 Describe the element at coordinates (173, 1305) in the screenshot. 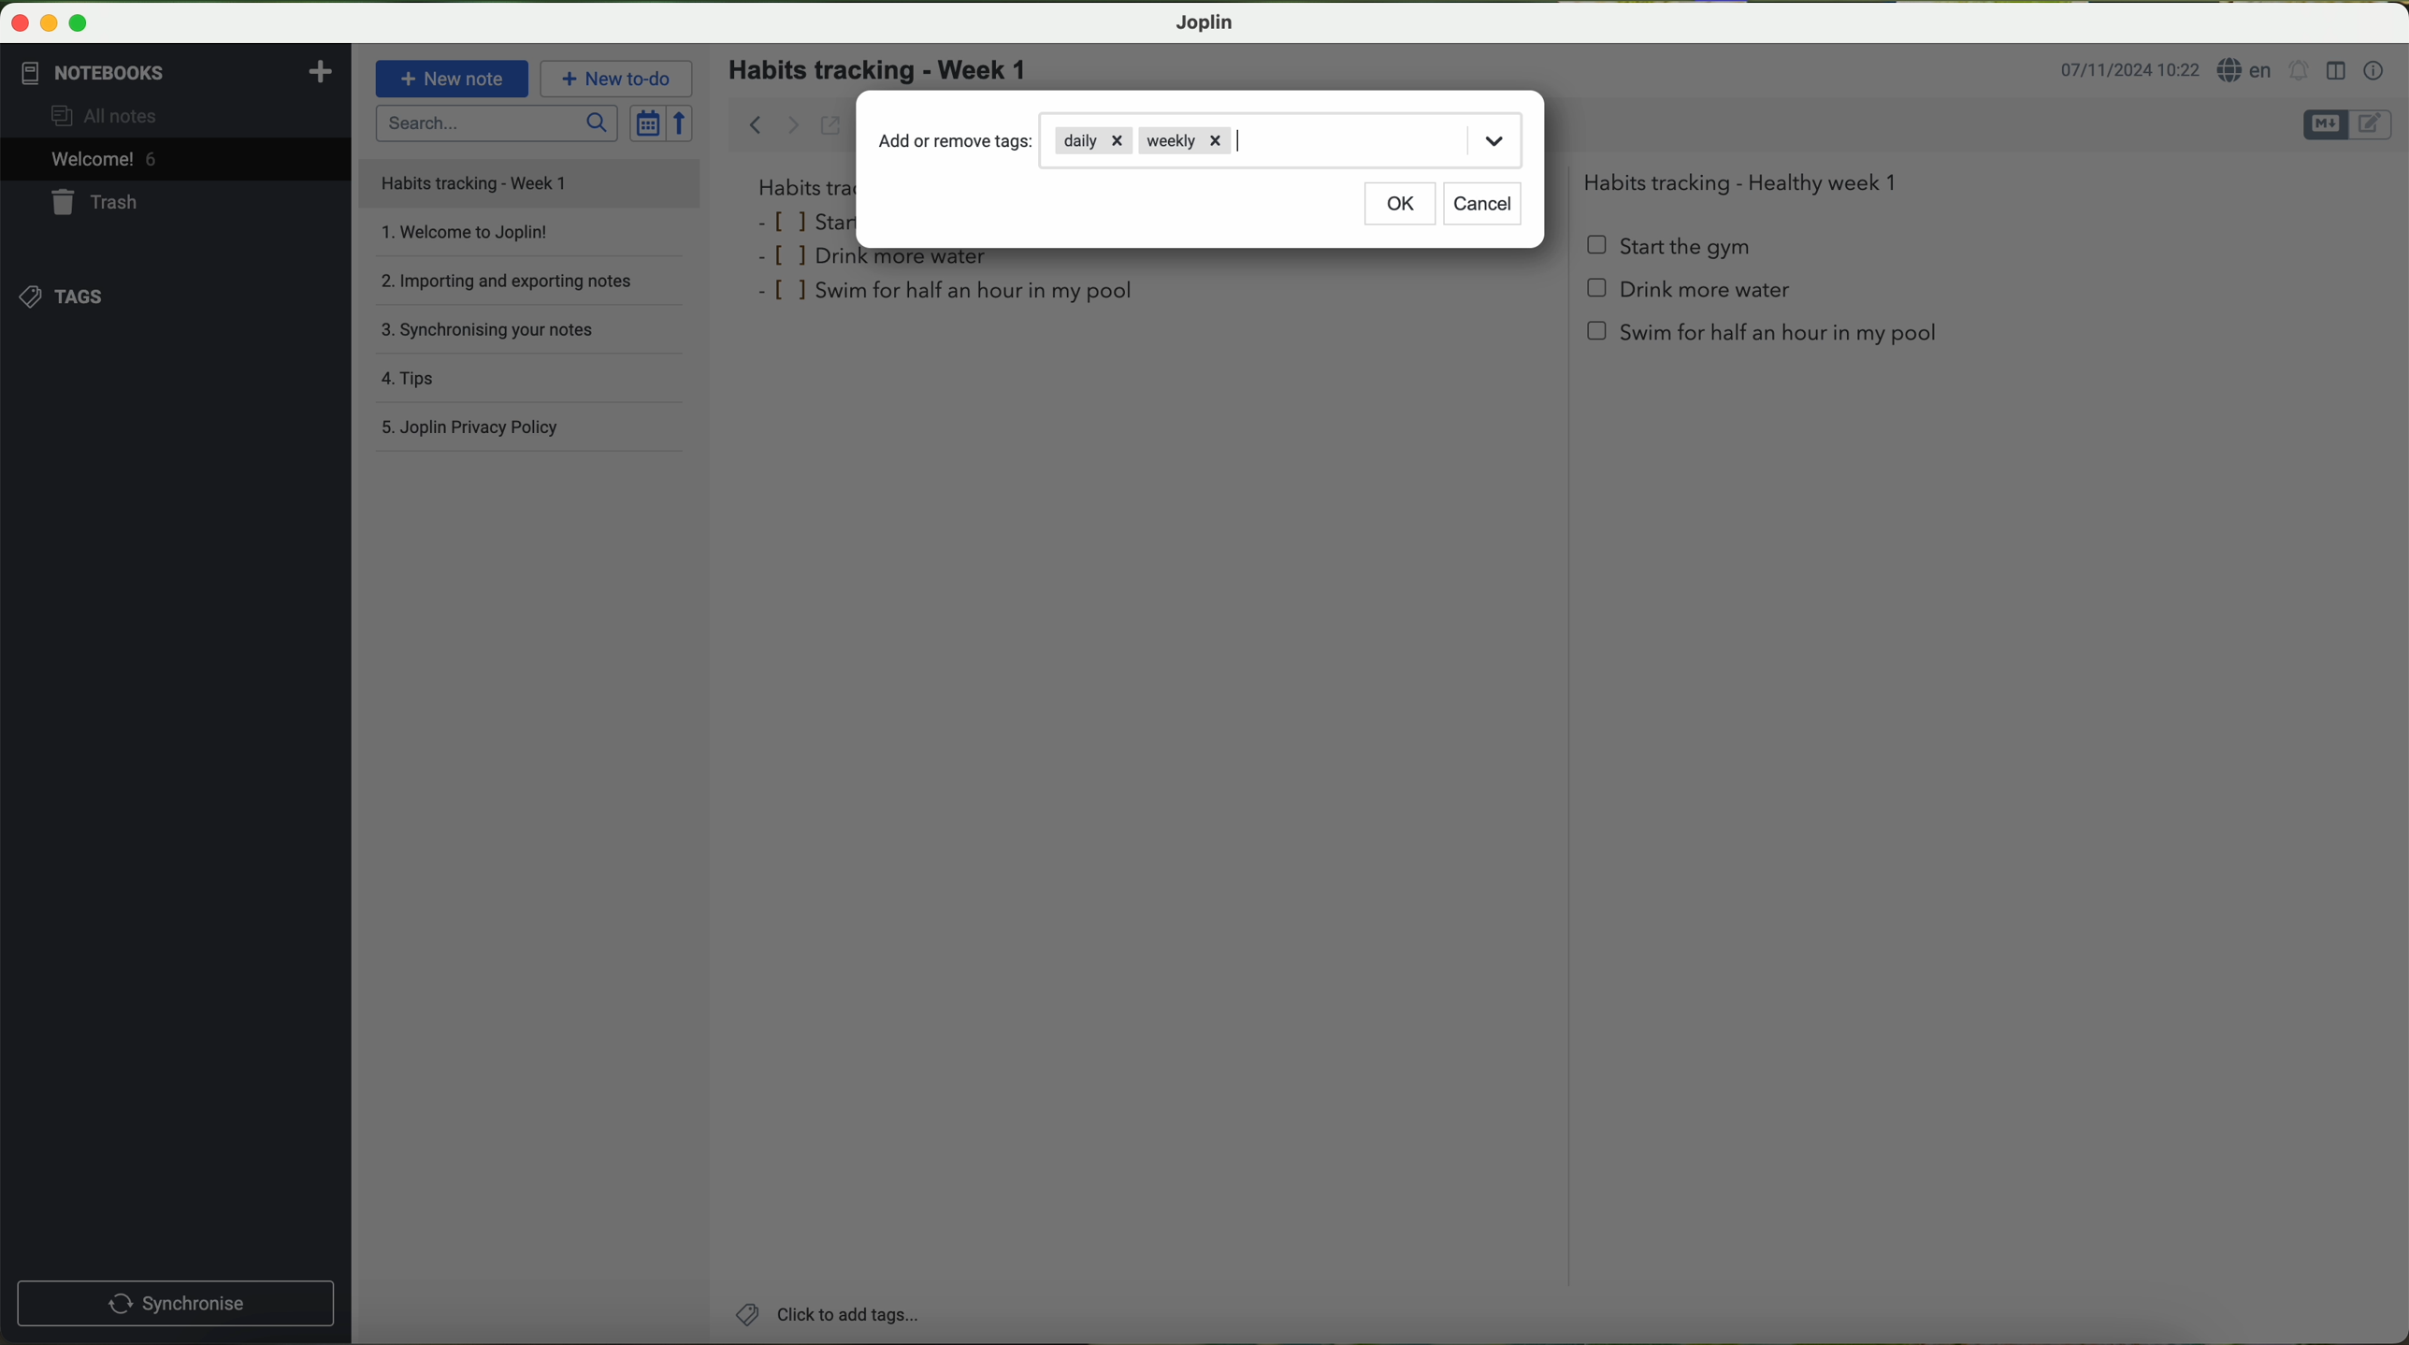

I see `synchronnise button` at that location.